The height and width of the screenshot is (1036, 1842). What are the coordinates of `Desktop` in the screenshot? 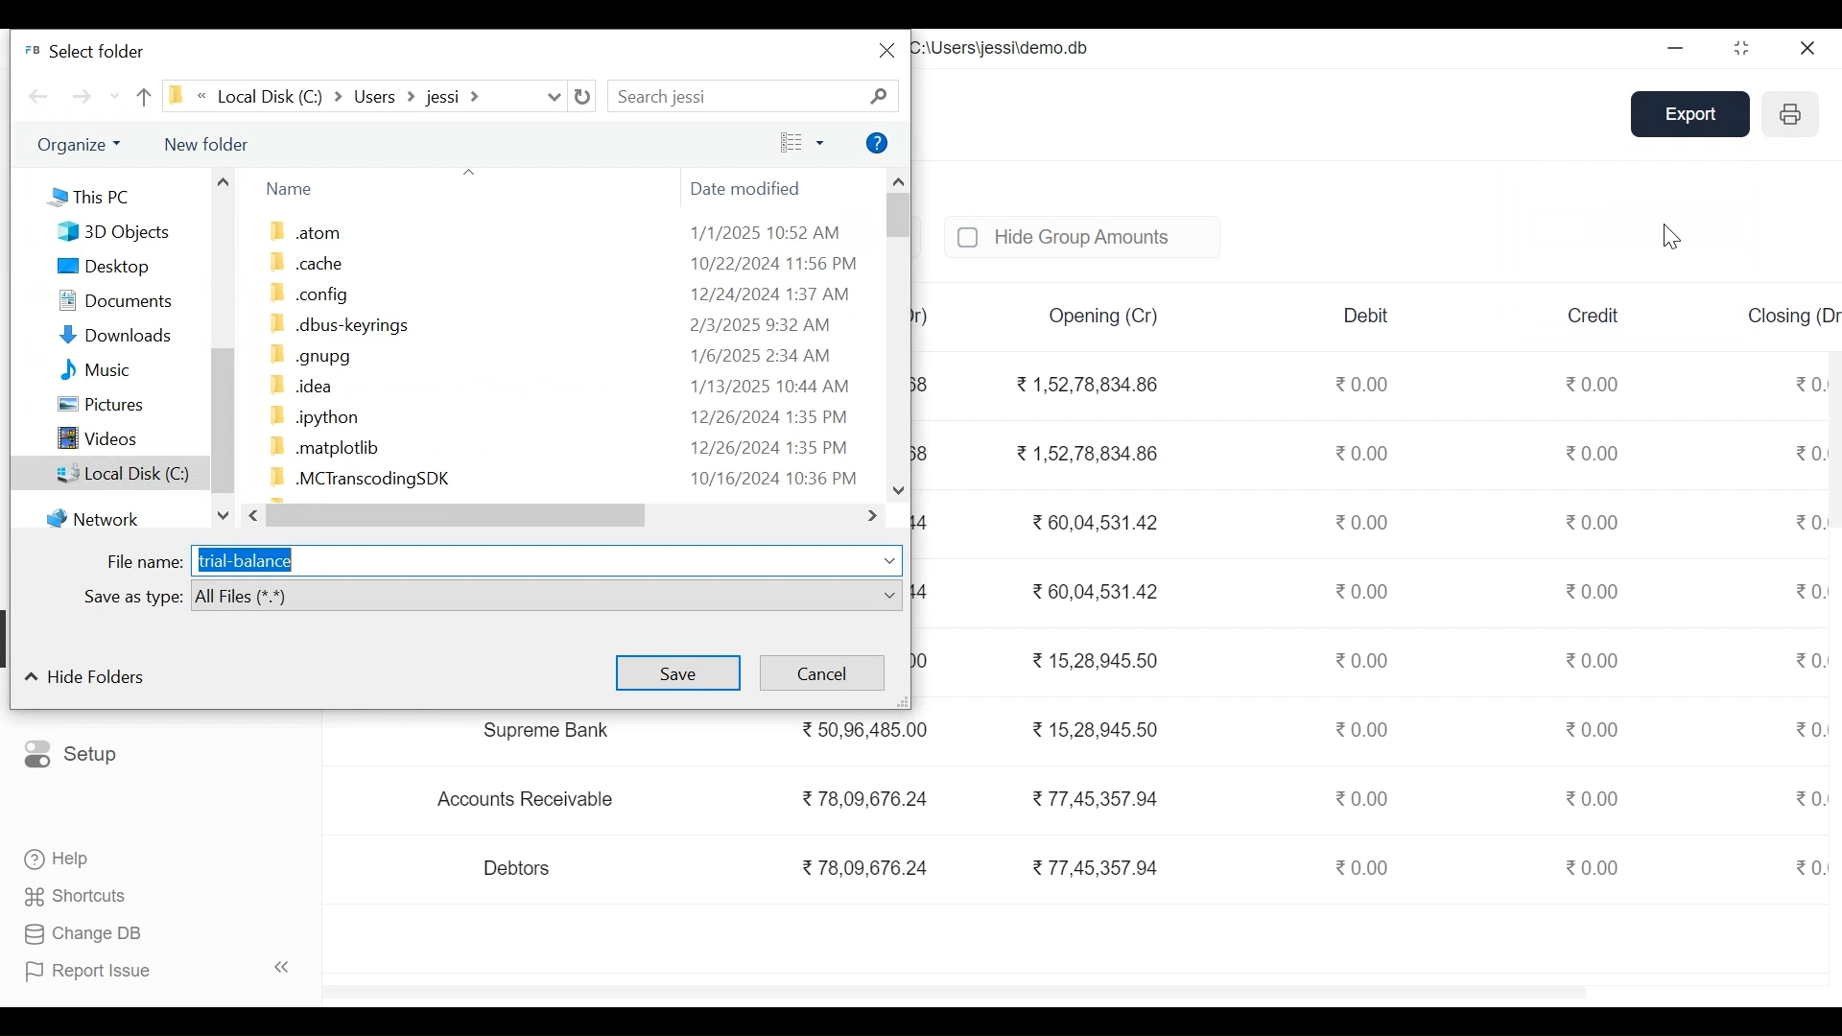 It's located at (102, 266).